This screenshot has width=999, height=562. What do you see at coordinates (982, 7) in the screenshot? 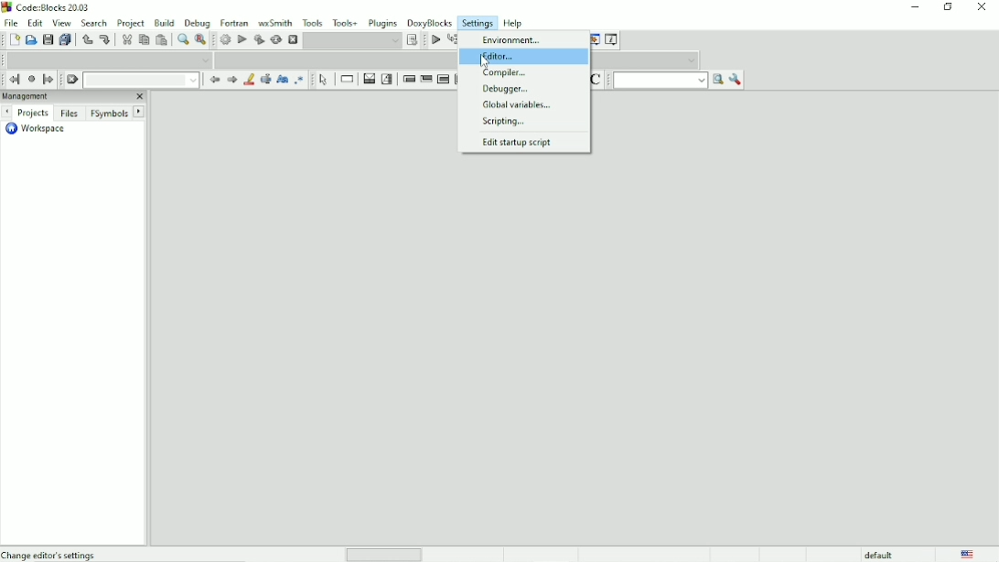
I see `Close` at bounding box center [982, 7].